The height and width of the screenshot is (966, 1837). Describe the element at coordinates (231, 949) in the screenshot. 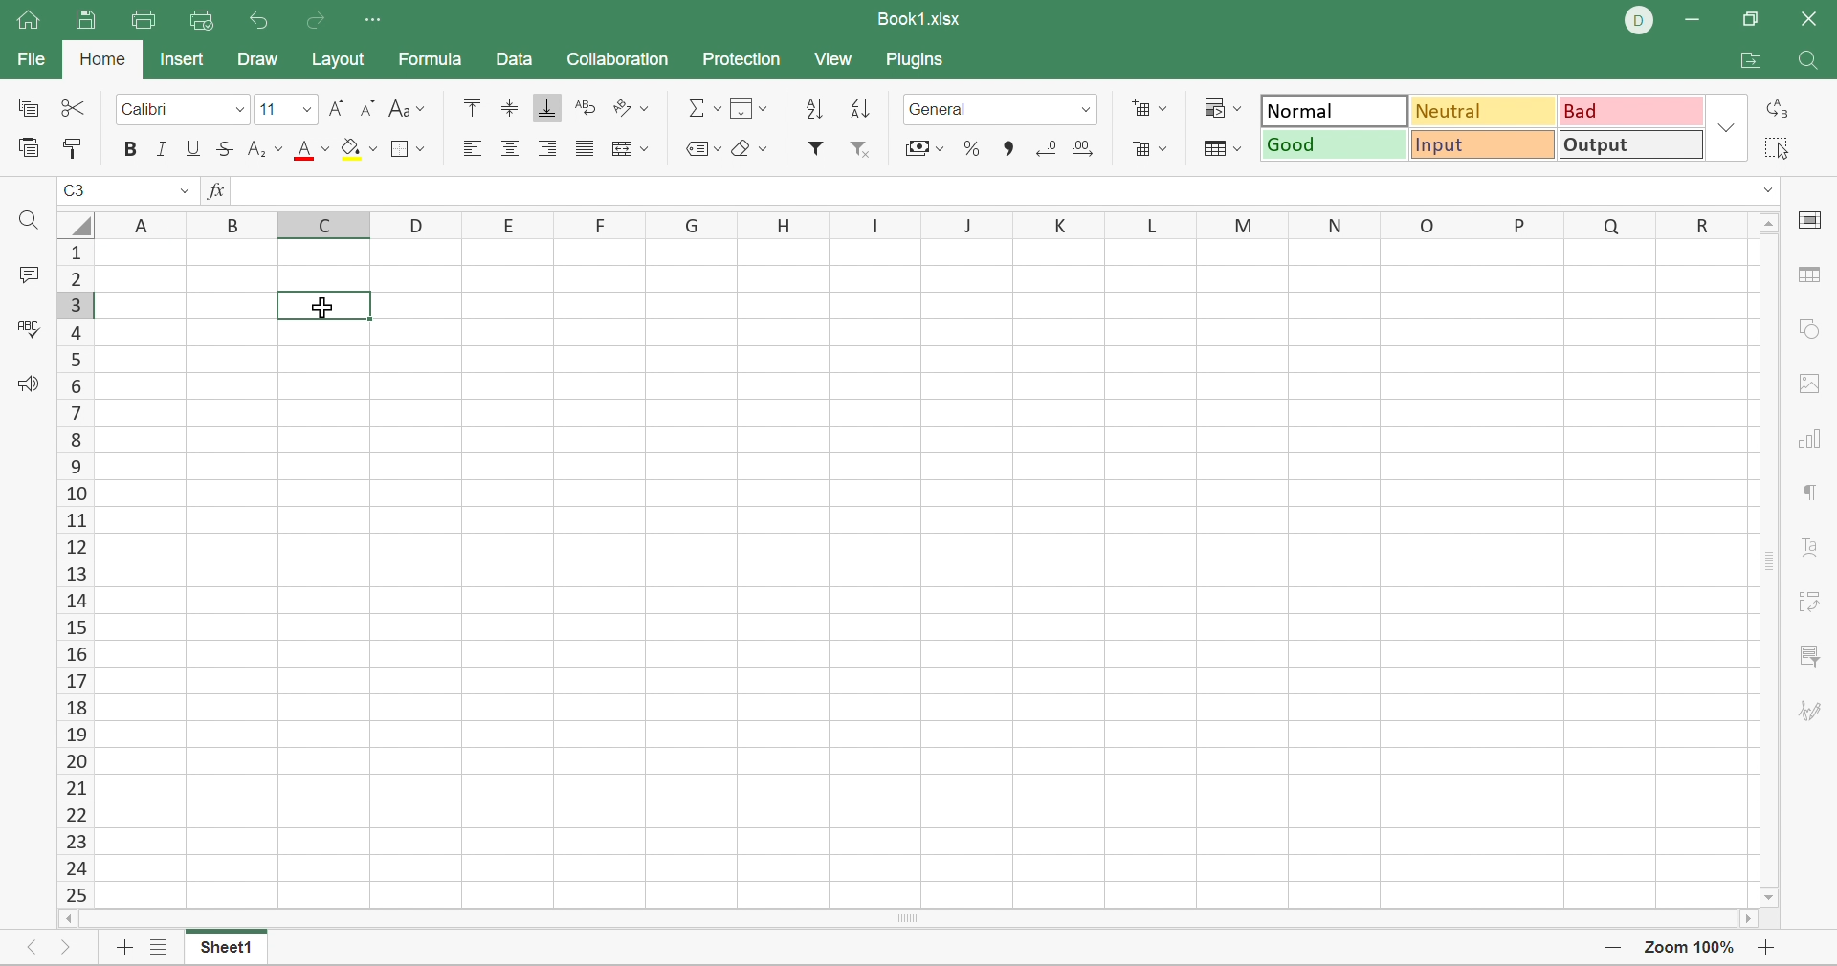

I see `Sheet1` at that location.